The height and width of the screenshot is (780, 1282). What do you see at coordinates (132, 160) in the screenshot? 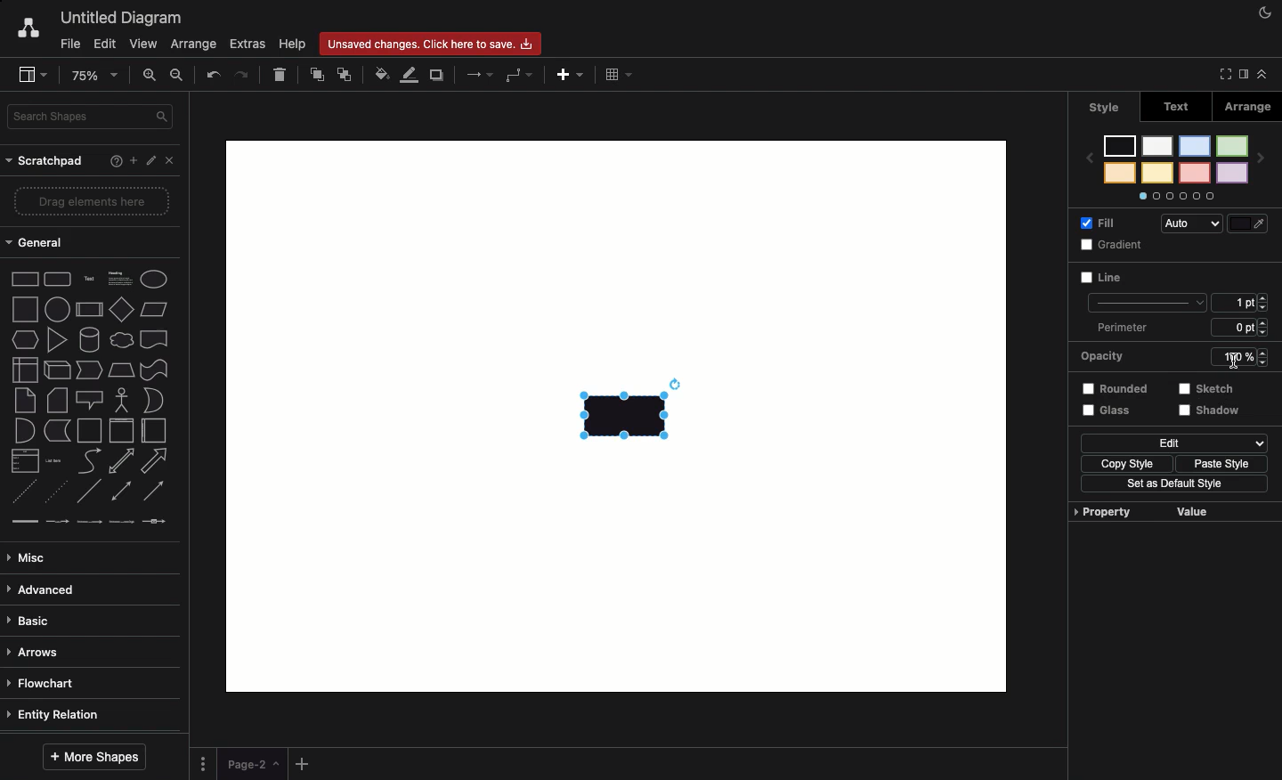
I see `Add` at bounding box center [132, 160].